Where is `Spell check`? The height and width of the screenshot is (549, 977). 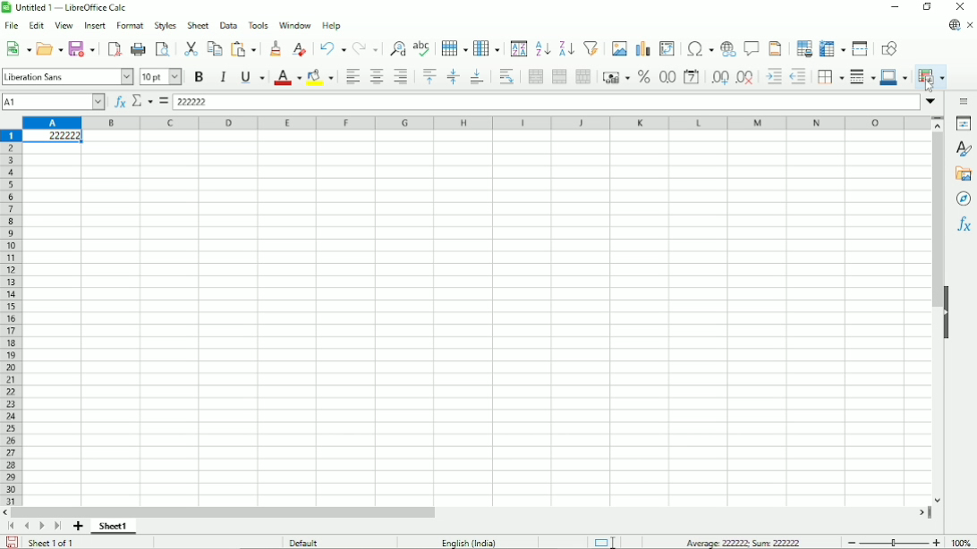 Spell check is located at coordinates (421, 47).